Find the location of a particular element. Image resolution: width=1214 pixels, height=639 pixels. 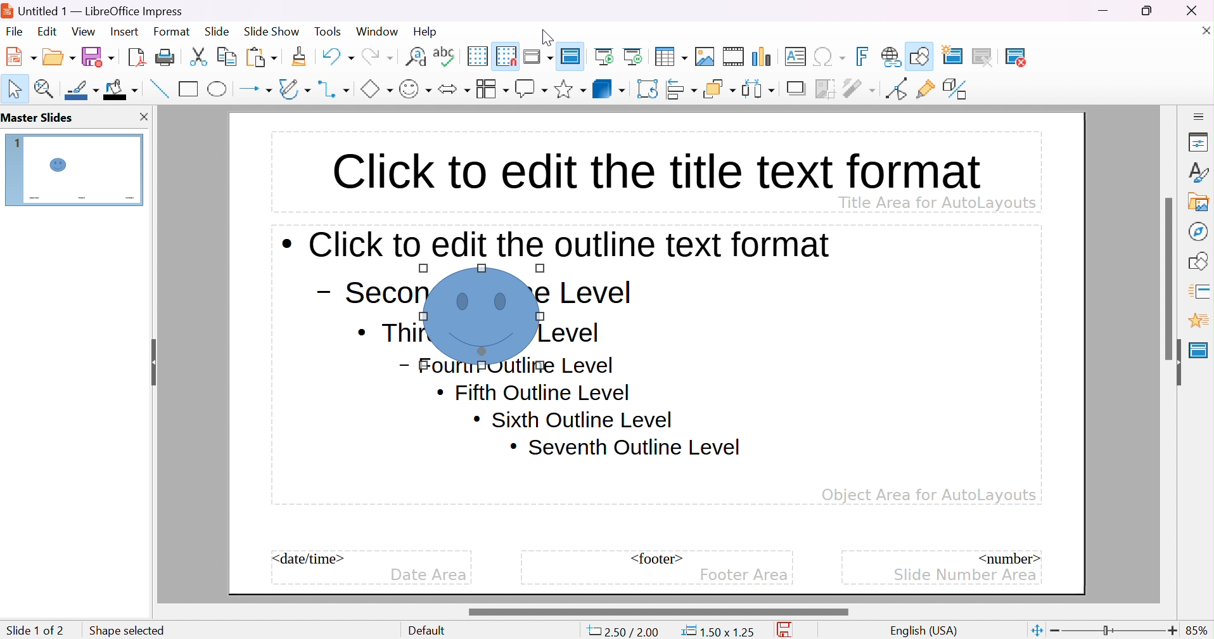

symbol shapes is located at coordinates (415, 89).